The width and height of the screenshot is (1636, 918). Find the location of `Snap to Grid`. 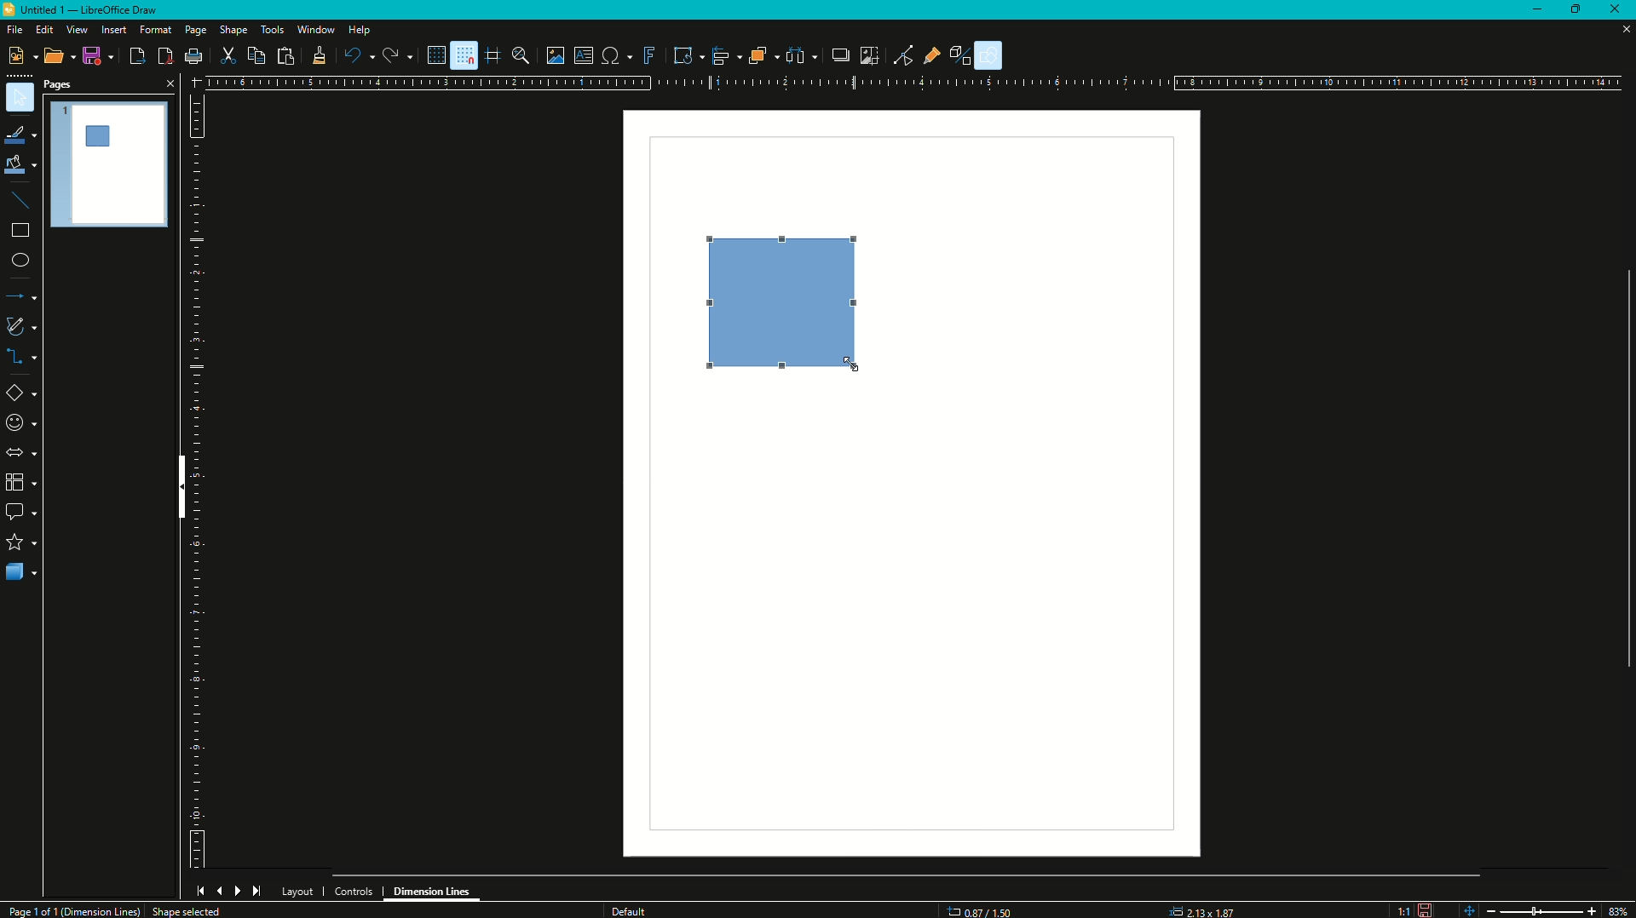

Snap to Grid is located at coordinates (463, 55).